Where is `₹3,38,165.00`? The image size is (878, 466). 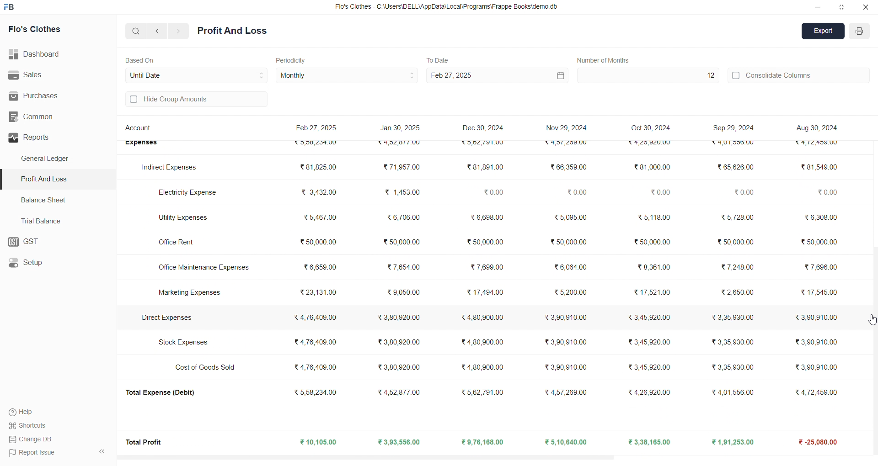 ₹3,38,165.00 is located at coordinates (650, 442).